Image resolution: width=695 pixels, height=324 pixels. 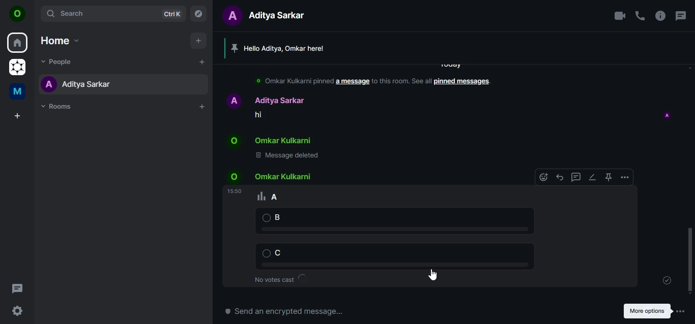 What do you see at coordinates (354, 83) in the screenshot?
I see `a message` at bounding box center [354, 83].